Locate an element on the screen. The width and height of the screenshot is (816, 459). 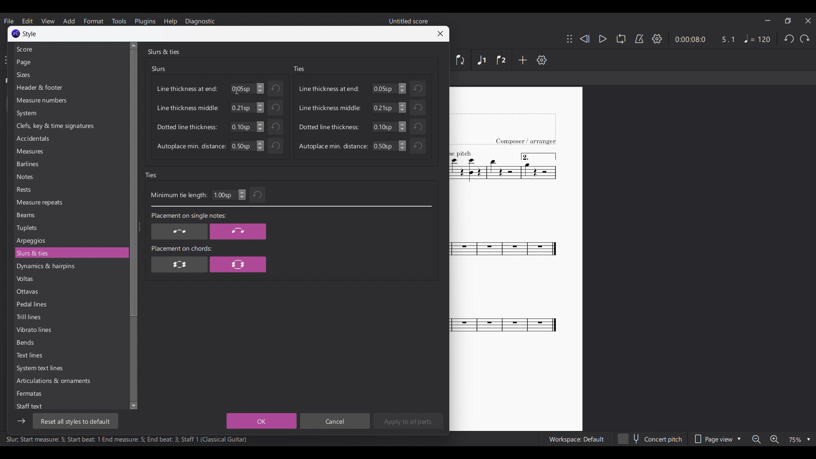
OK is located at coordinates (261, 421).